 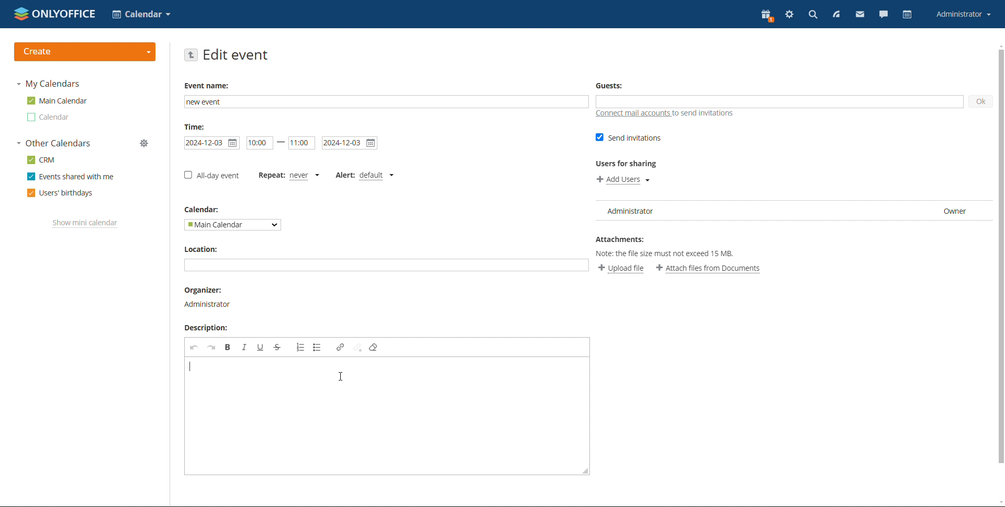 I want to click on attach files from documents, so click(x=709, y=269).